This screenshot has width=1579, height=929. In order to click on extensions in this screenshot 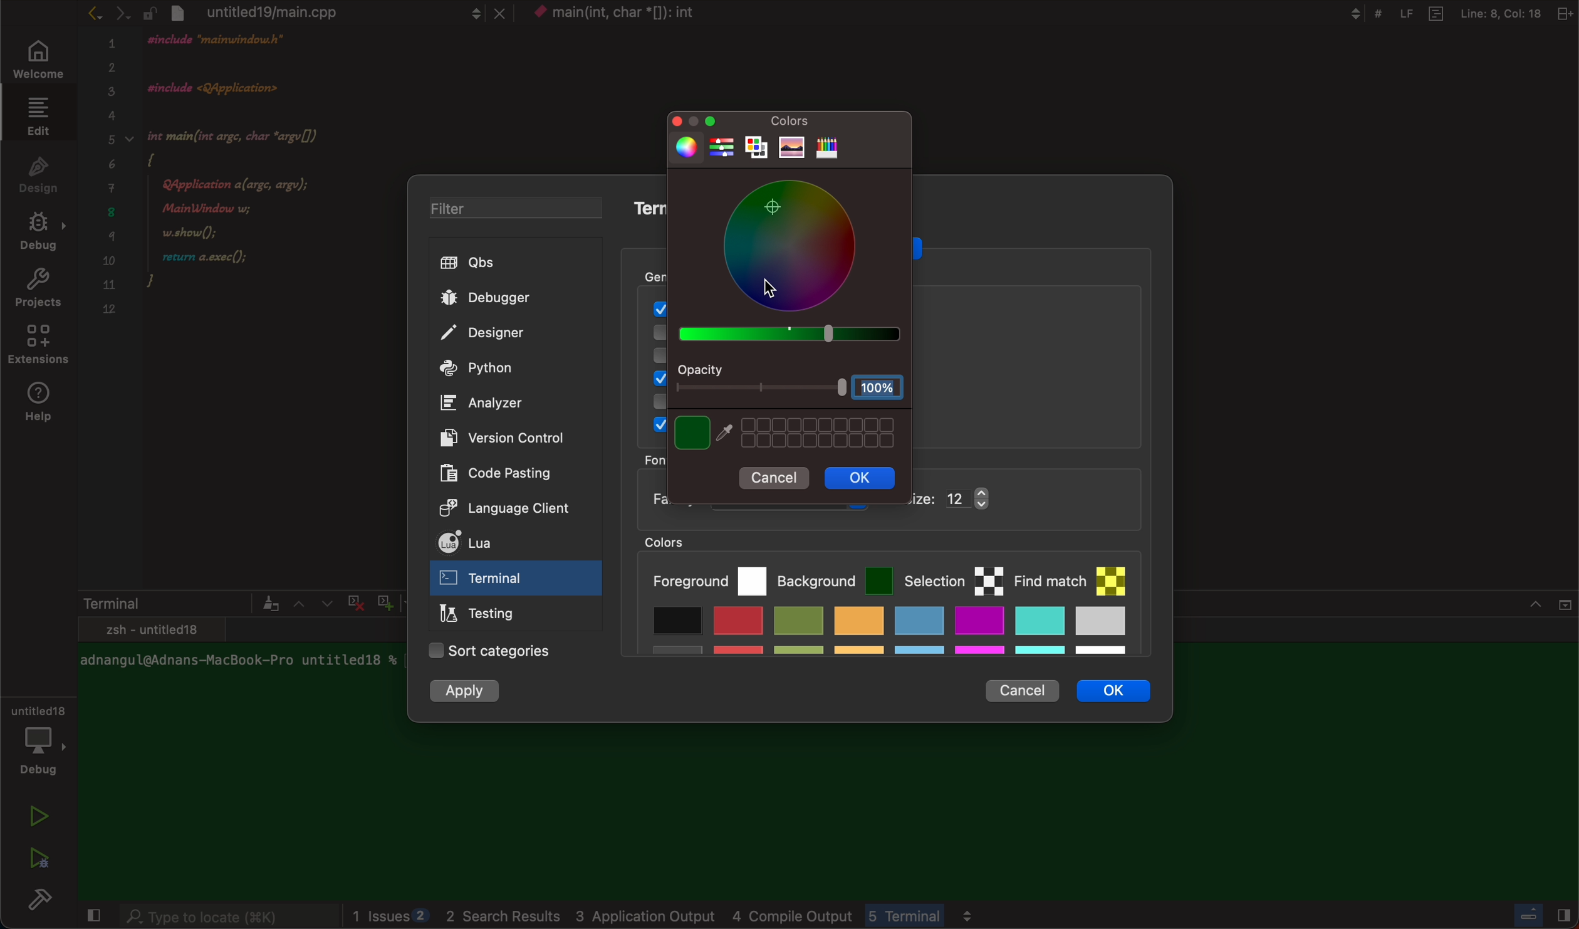, I will do `click(40, 348)`.